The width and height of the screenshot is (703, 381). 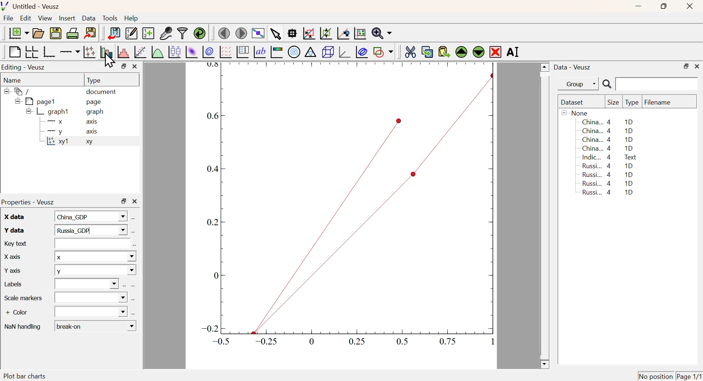 What do you see at coordinates (68, 142) in the screenshot?
I see `xy1 xy` at bounding box center [68, 142].